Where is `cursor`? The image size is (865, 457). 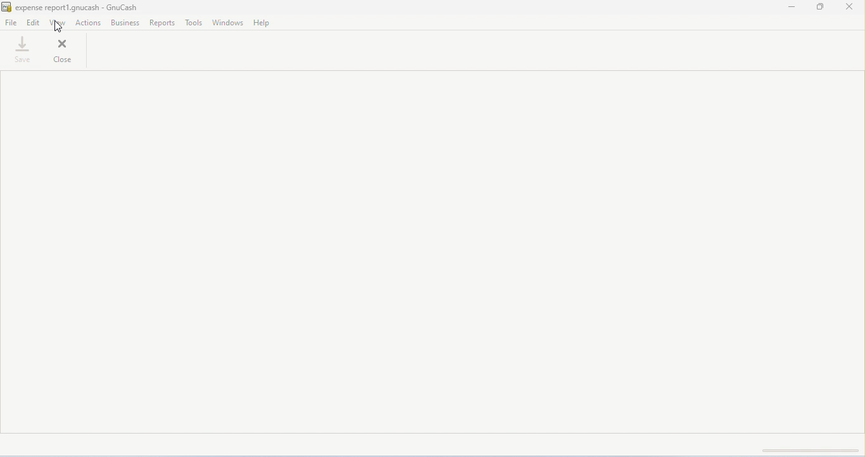 cursor is located at coordinates (58, 27).